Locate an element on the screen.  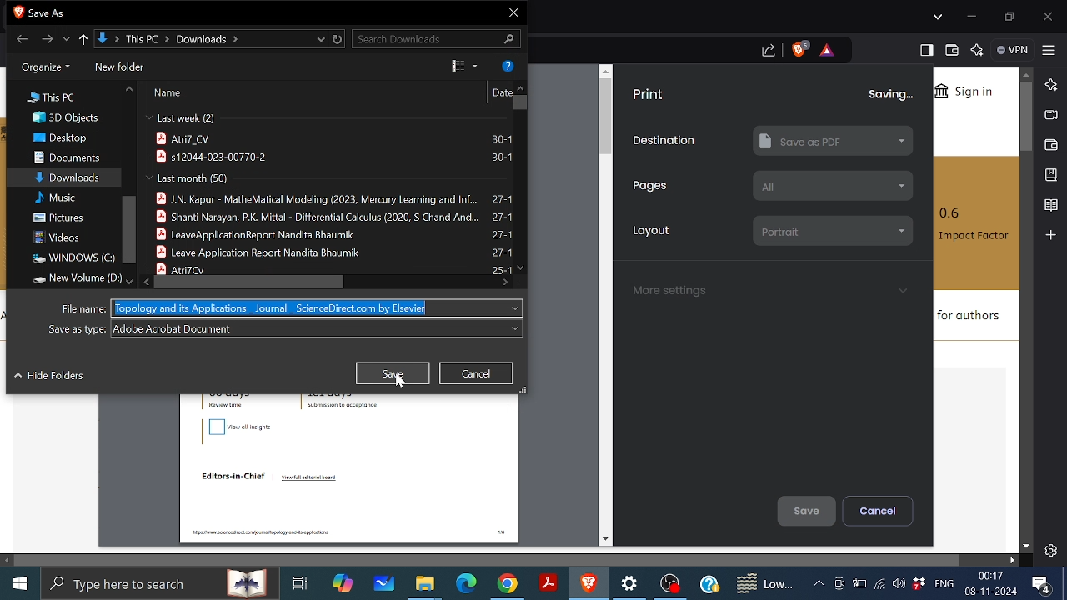
Move right is located at coordinates (1011, 560).